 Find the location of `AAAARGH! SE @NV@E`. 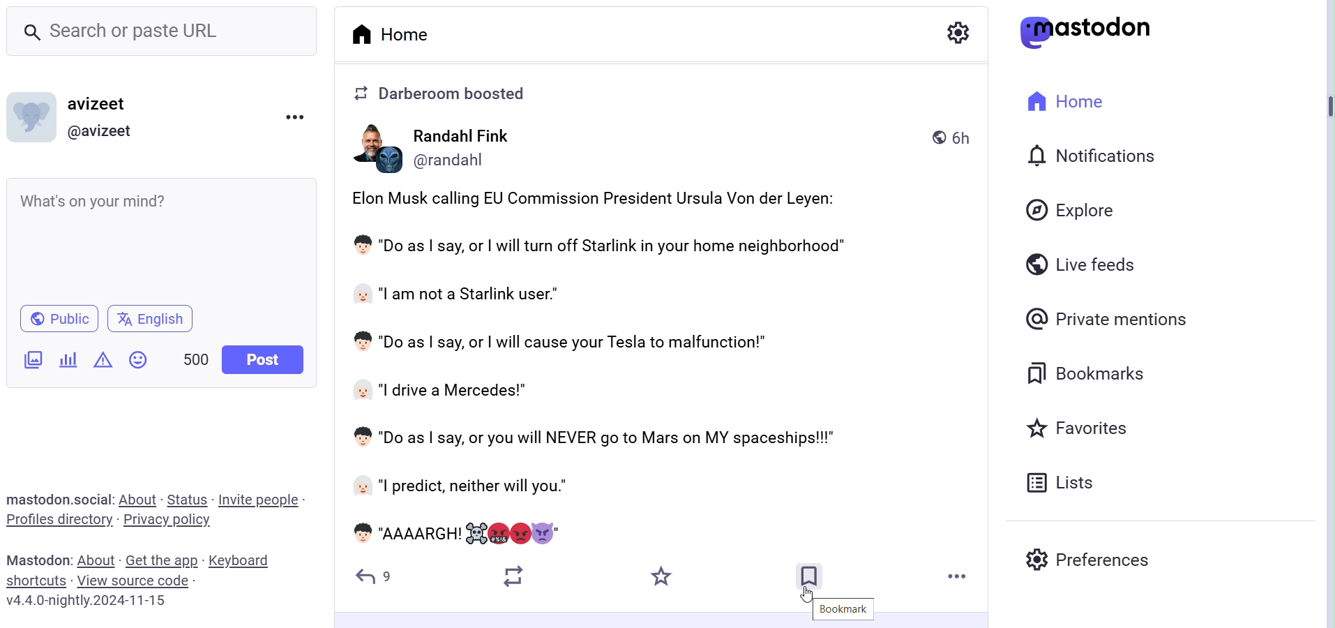

AAAARGH! SE @NV@E is located at coordinates (465, 531).